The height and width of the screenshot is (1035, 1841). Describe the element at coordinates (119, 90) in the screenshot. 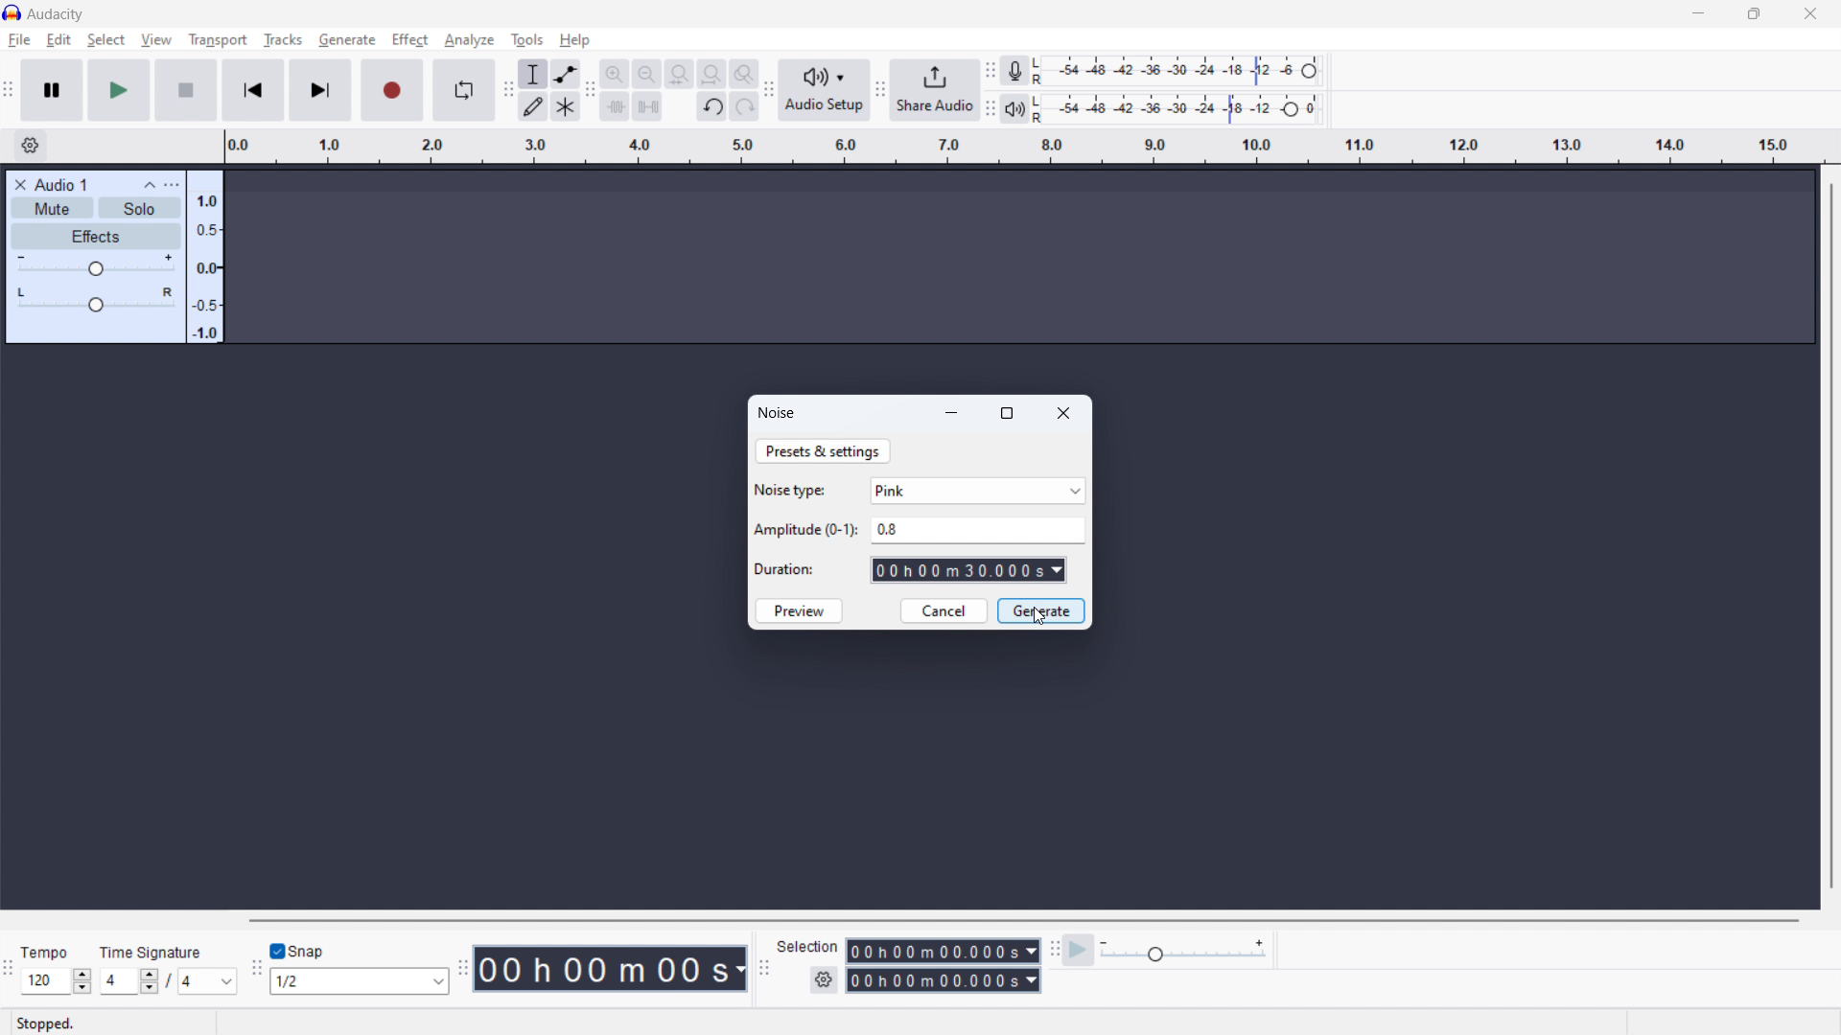

I see `play` at that location.